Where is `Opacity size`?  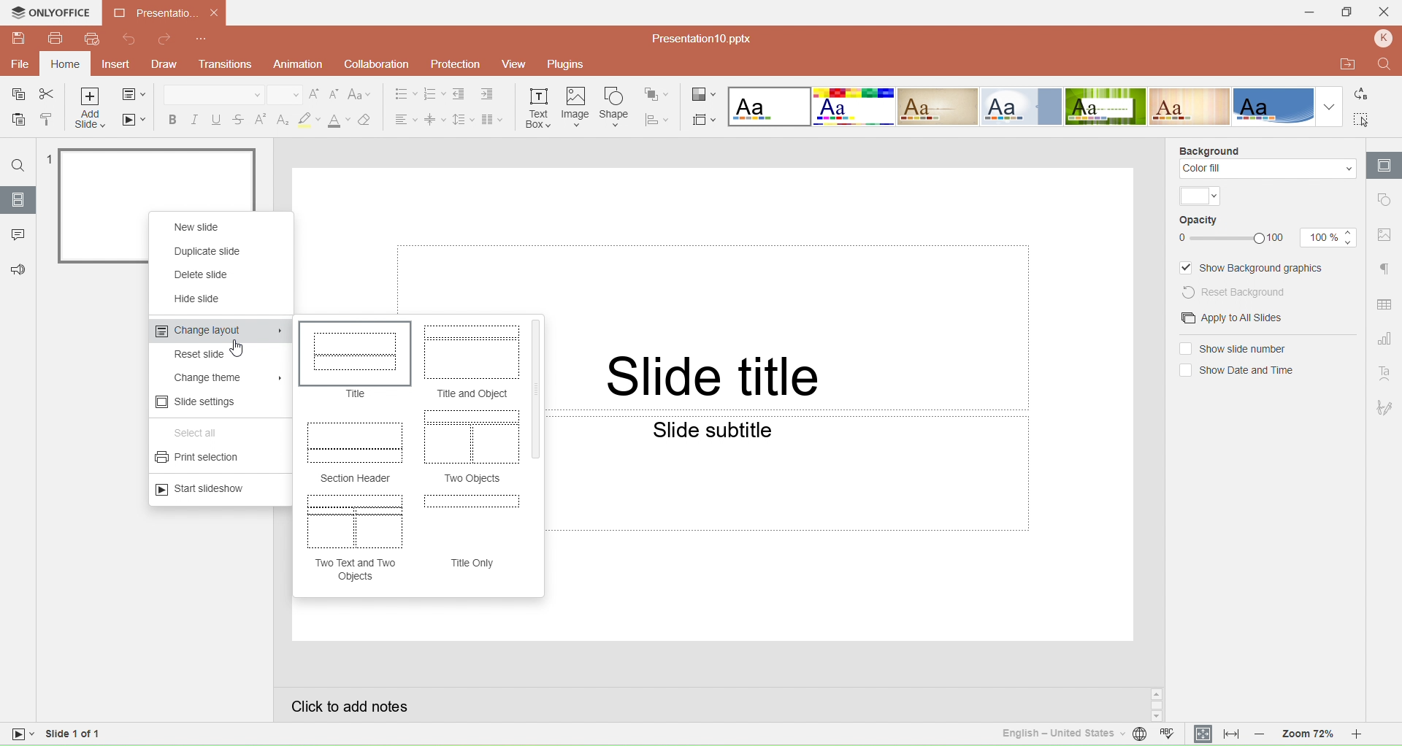 Opacity size is located at coordinates (1328, 237).